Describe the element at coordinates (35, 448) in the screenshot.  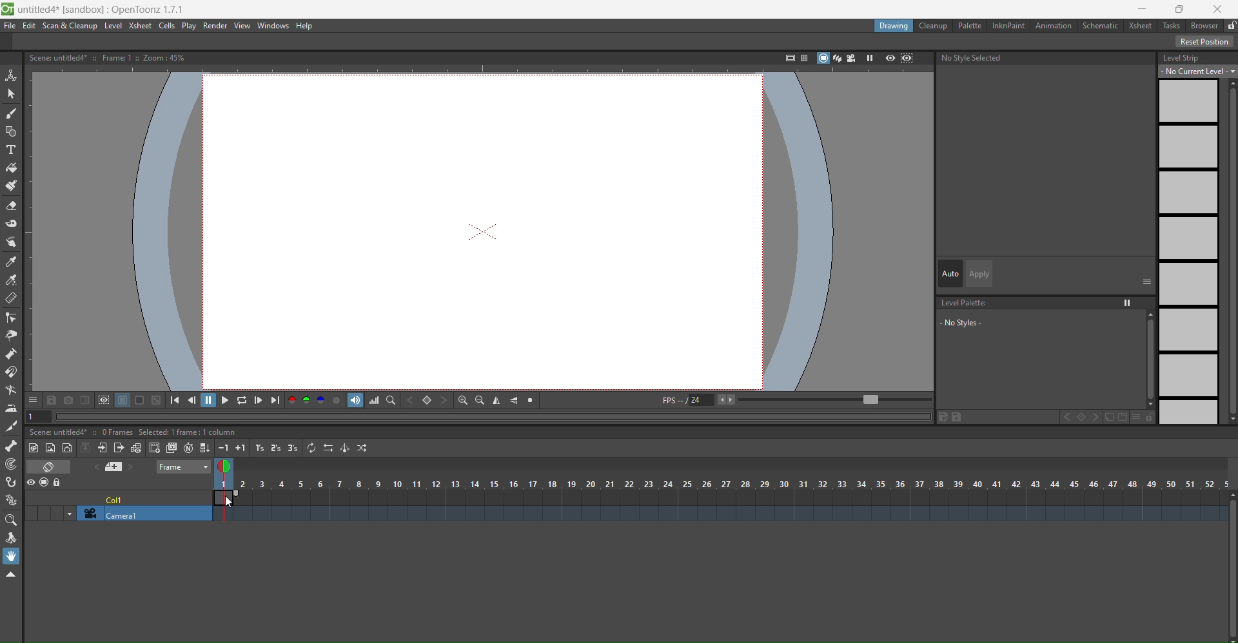
I see `new toonz raster level` at that location.